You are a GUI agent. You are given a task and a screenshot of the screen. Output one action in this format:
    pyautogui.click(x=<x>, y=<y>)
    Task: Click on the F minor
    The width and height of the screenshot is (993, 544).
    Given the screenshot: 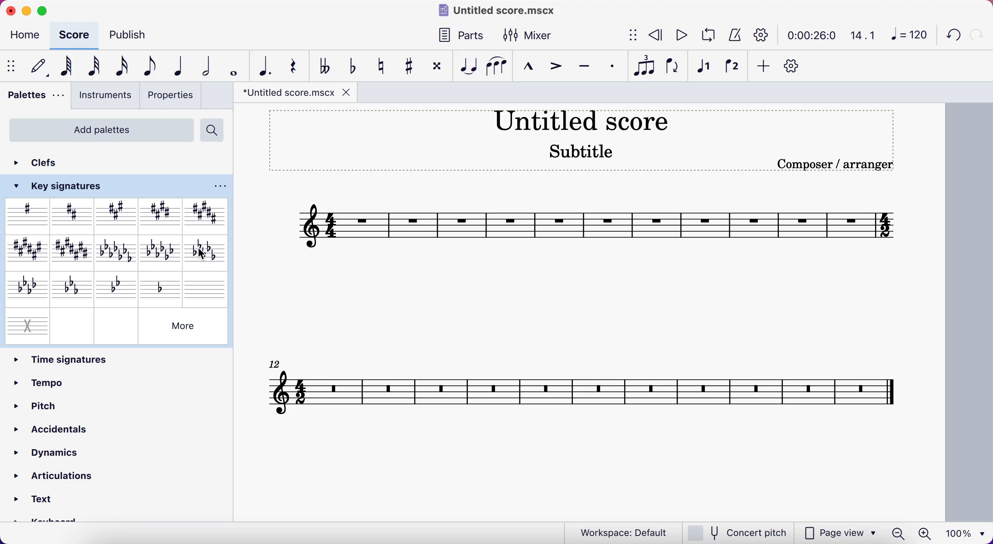 What is the action you would take?
    pyautogui.click(x=24, y=288)
    